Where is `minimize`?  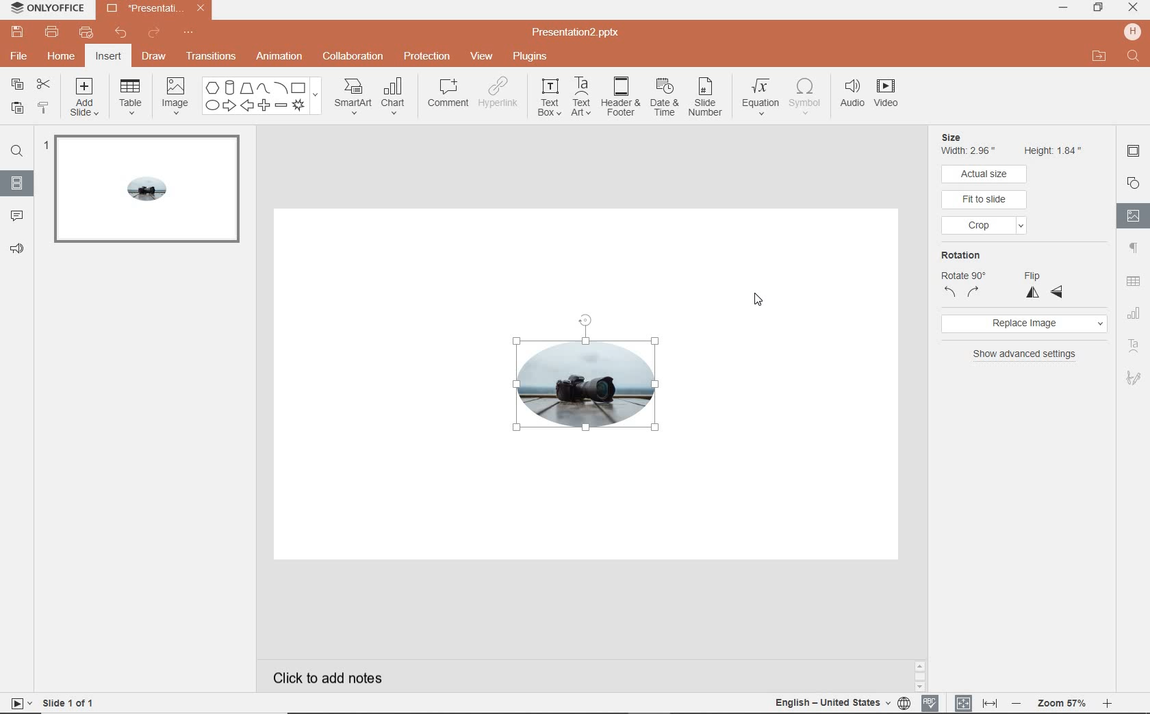
minimize is located at coordinates (1066, 9).